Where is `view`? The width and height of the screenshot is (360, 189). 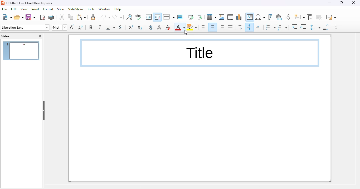 view is located at coordinates (24, 9).